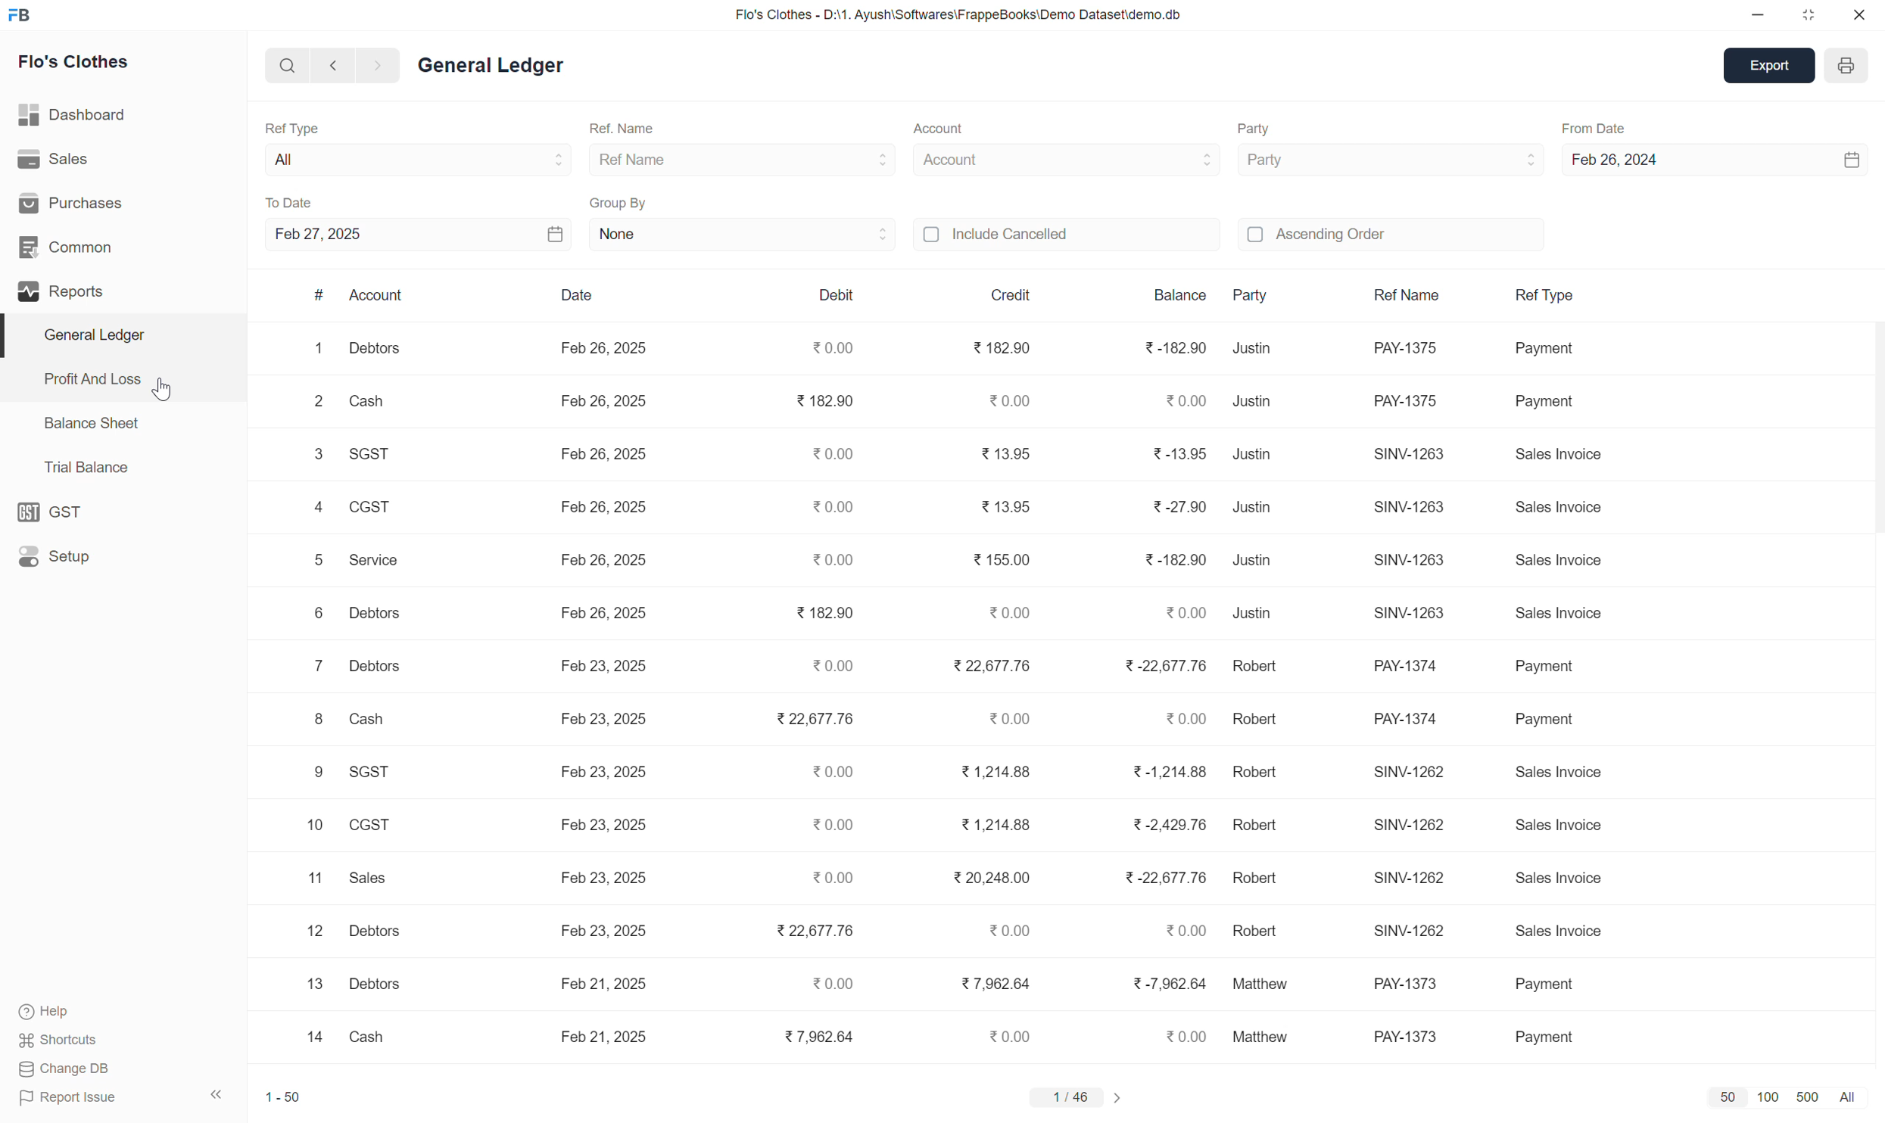  What do you see at coordinates (510, 232) in the screenshot?
I see `Calendar` at bounding box center [510, 232].